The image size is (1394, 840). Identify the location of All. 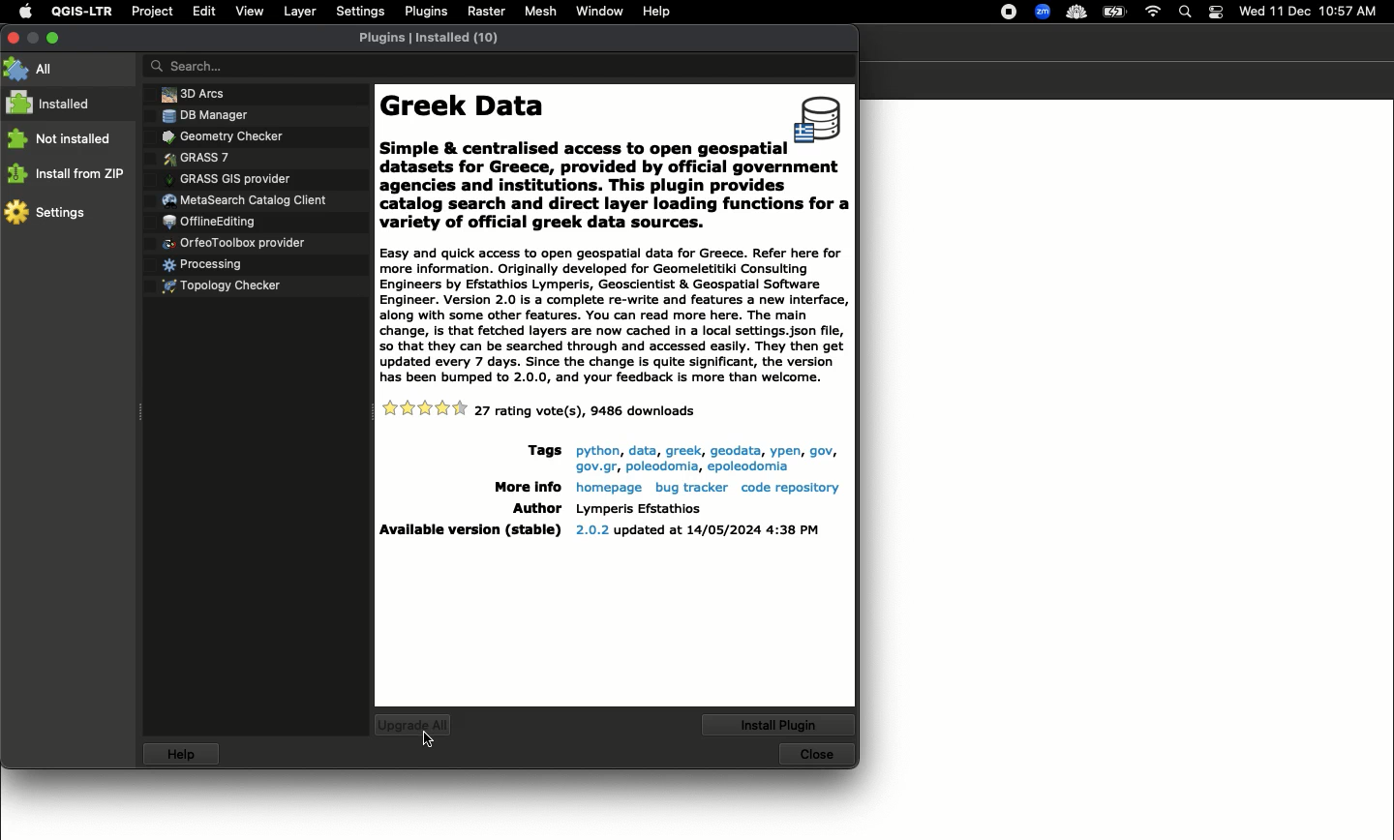
(36, 70).